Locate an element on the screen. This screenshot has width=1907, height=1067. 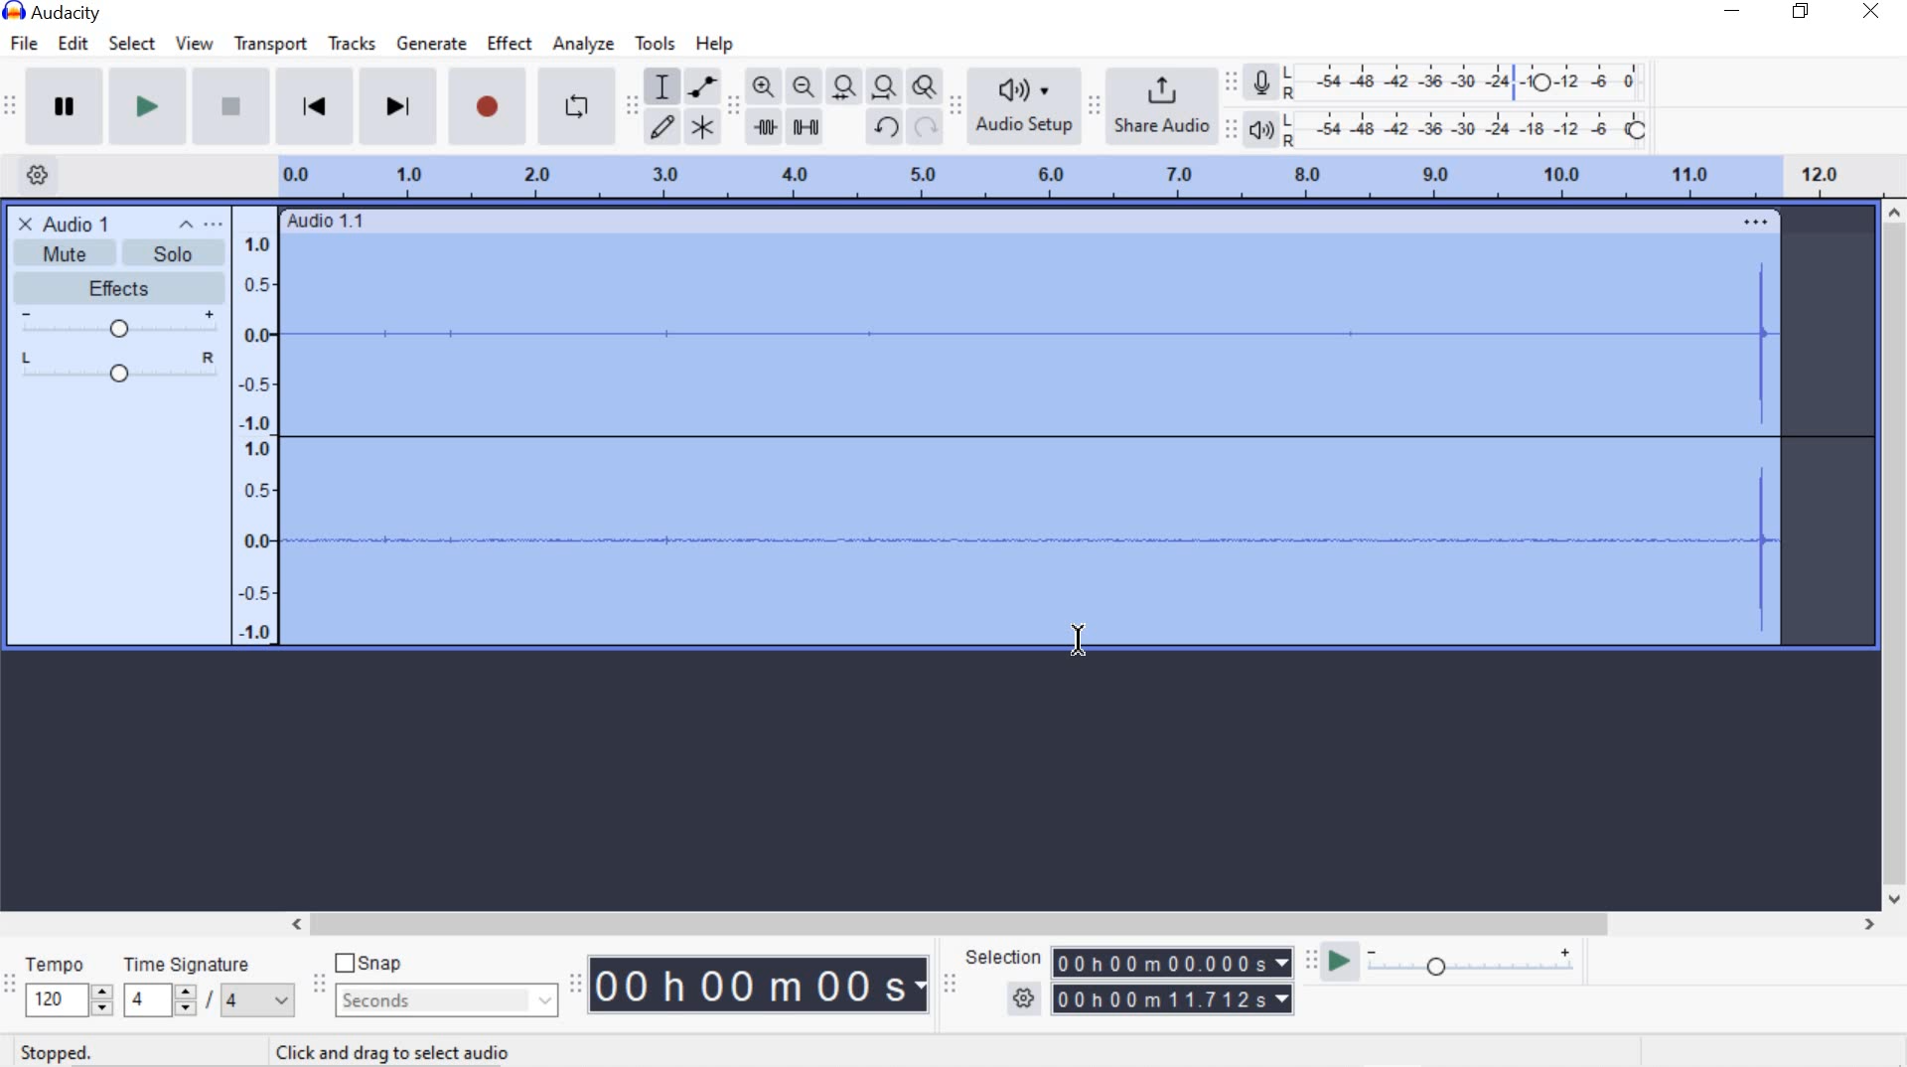
redo is located at coordinates (926, 128).